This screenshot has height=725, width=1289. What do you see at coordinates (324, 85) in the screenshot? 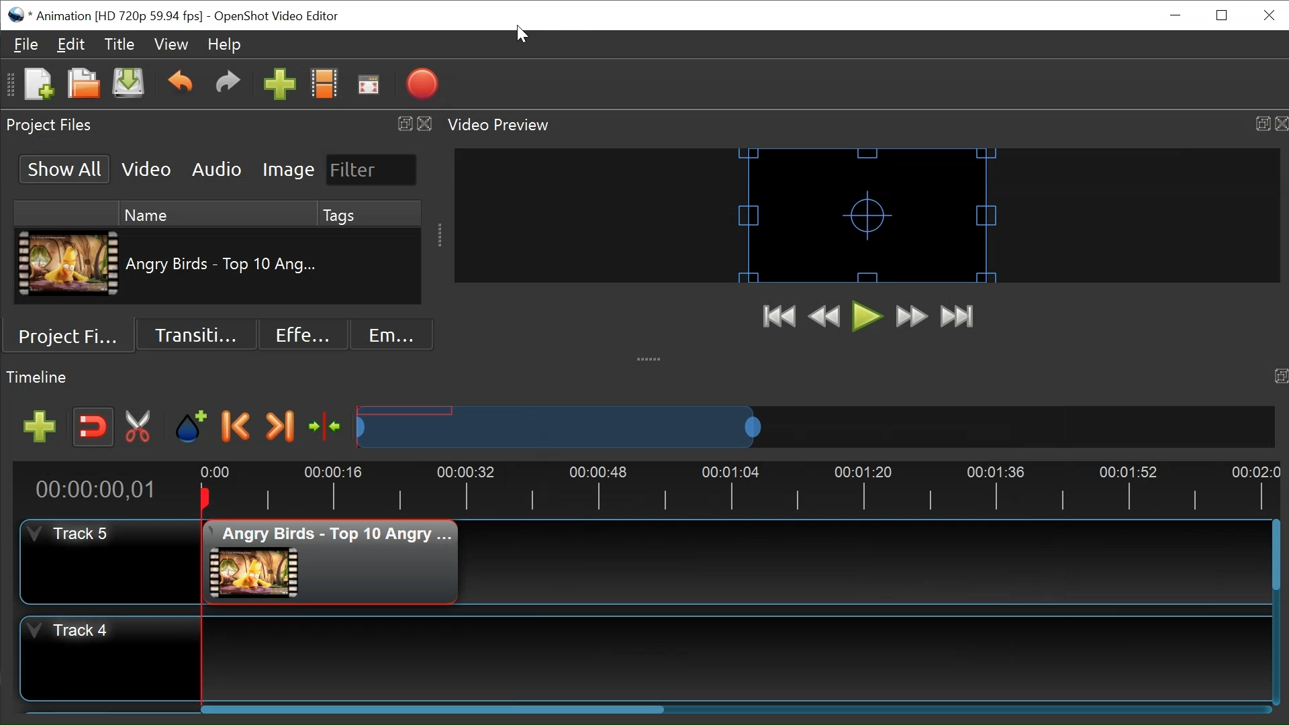
I see `Choose Files` at bounding box center [324, 85].